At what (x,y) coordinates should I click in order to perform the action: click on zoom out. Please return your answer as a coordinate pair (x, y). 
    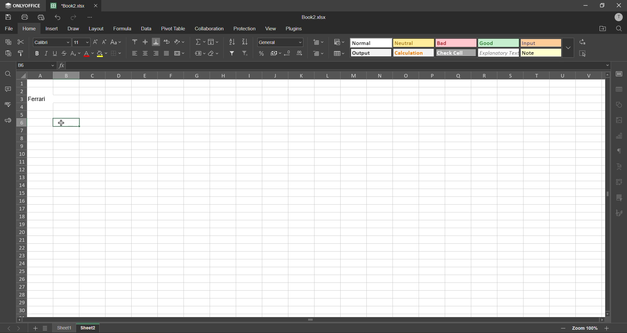
    Looking at the image, I should click on (563, 328).